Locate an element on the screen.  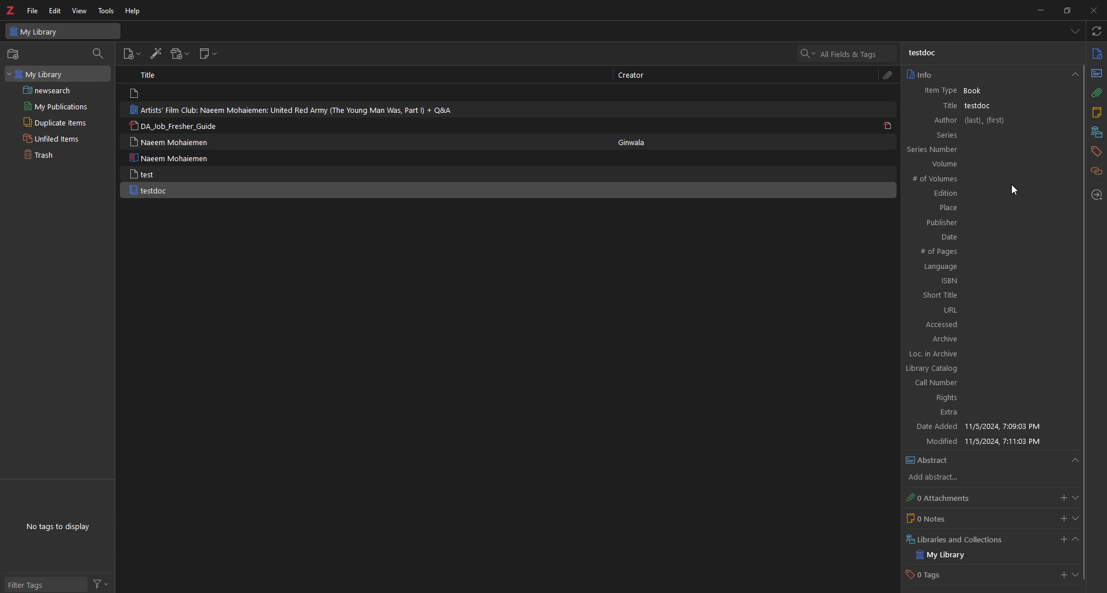
Naeem Mohaiemen is located at coordinates (170, 157).